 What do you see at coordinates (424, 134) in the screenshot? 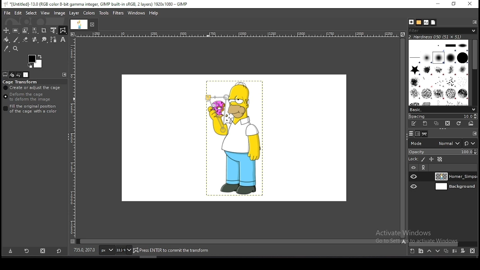
I see `paths` at bounding box center [424, 134].